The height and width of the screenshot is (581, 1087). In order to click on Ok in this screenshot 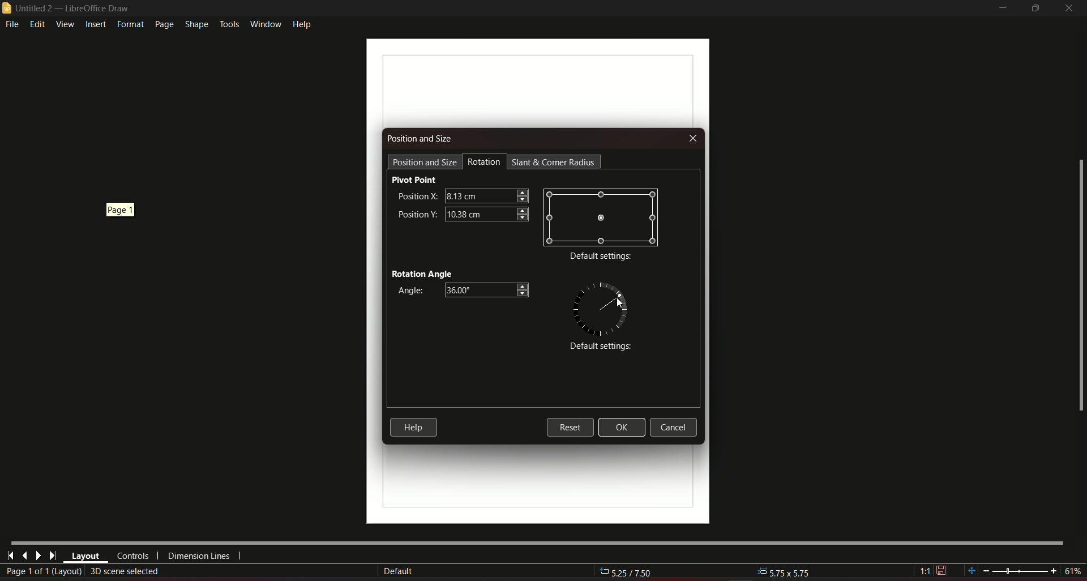, I will do `click(622, 428)`.